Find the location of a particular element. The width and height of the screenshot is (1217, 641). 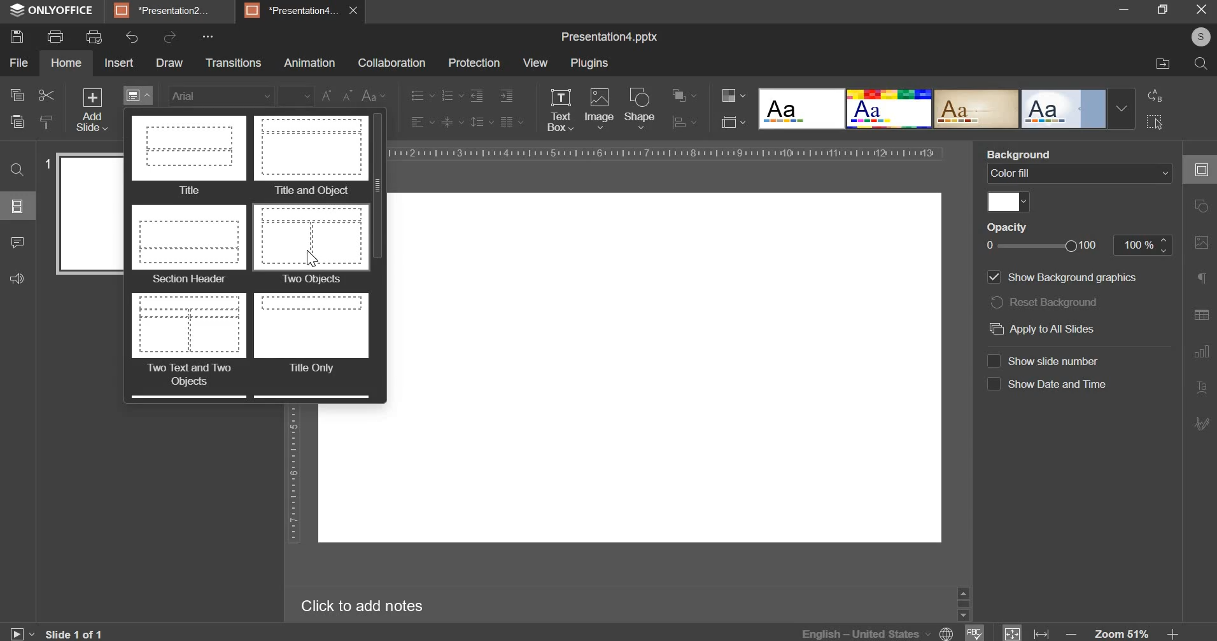

print preview is located at coordinates (94, 37).